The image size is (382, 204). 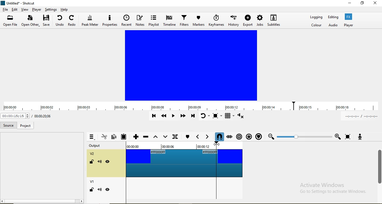 I want to click on Append, so click(x=136, y=137).